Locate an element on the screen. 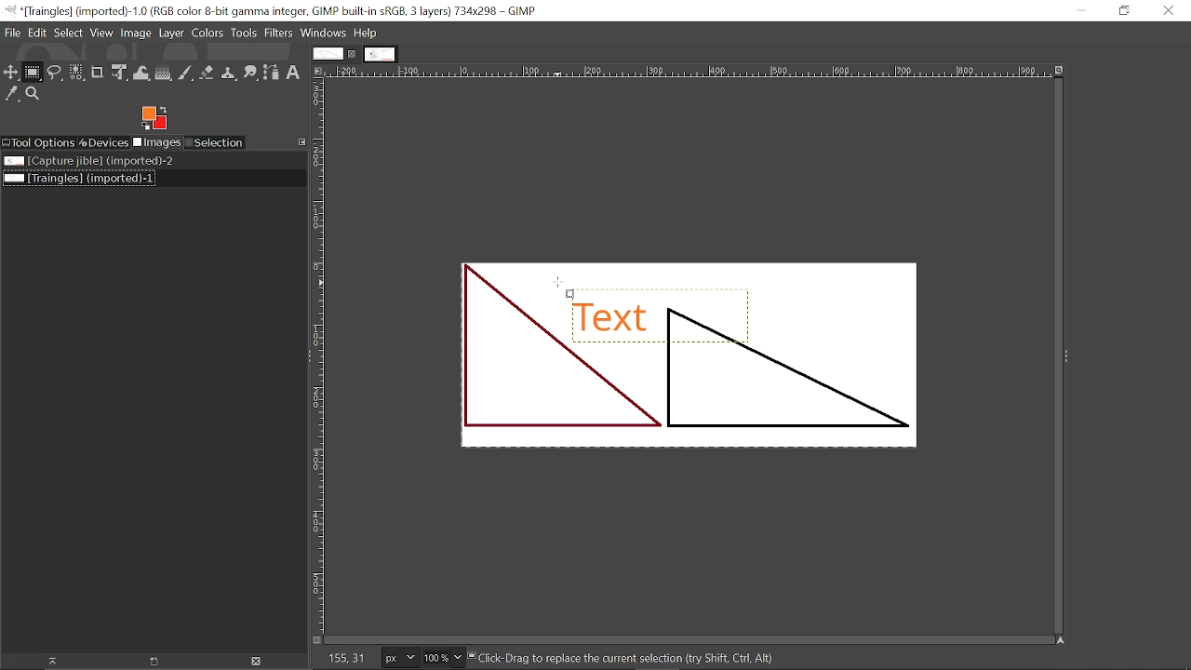  Close is located at coordinates (1167, 13).